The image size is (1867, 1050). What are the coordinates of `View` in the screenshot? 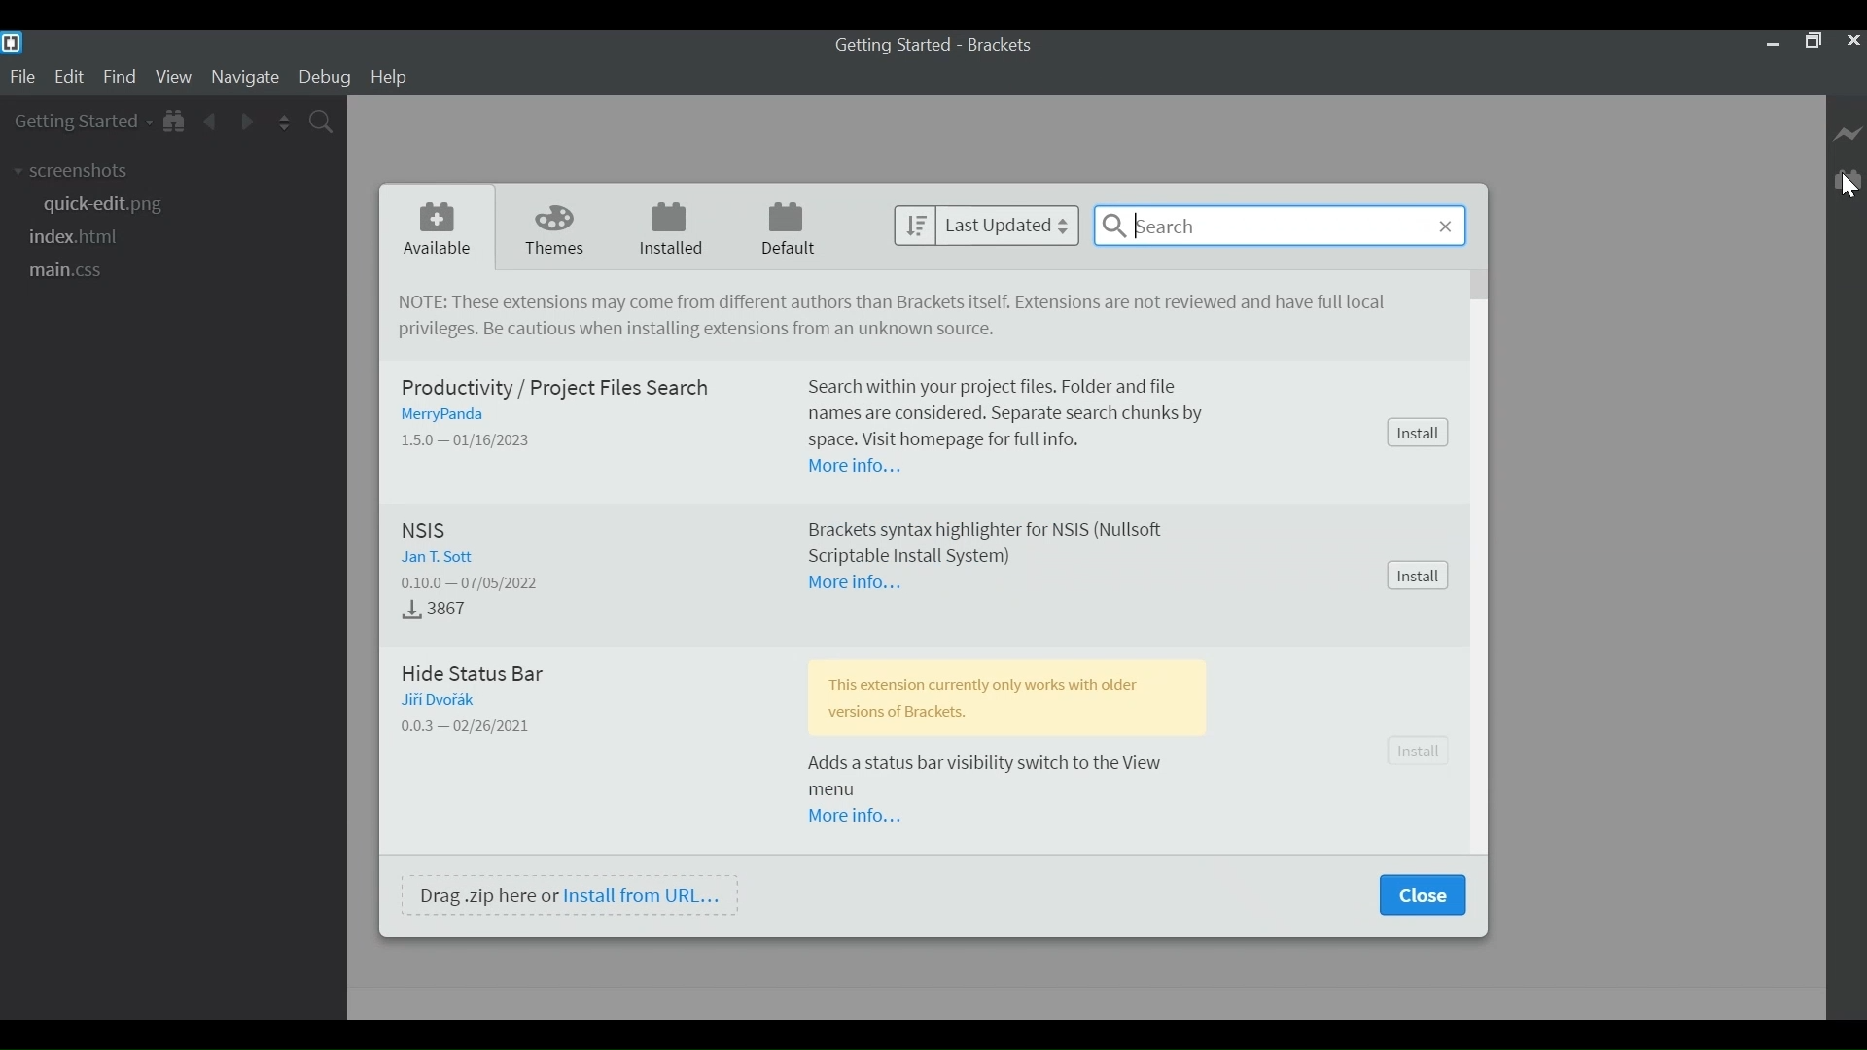 It's located at (174, 78).